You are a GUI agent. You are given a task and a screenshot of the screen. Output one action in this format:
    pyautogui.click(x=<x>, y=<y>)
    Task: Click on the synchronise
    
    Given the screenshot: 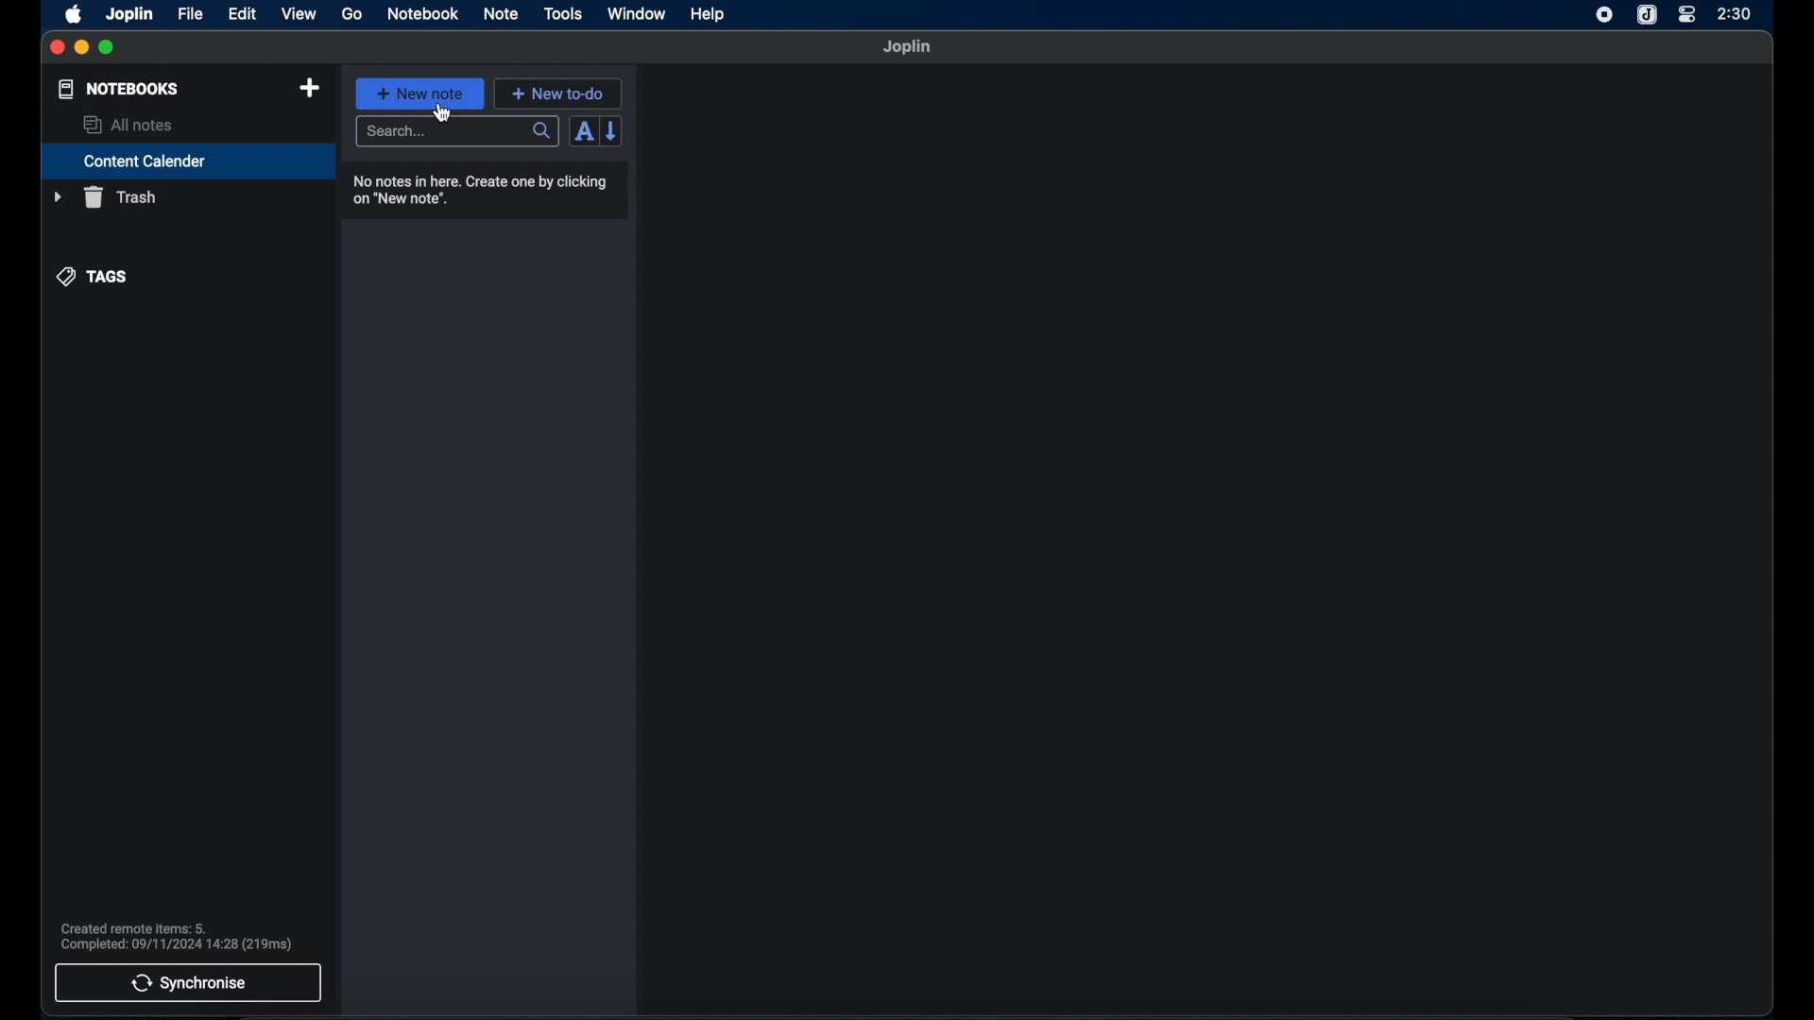 What is the action you would take?
    pyautogui.click(x=188, y=983)
    